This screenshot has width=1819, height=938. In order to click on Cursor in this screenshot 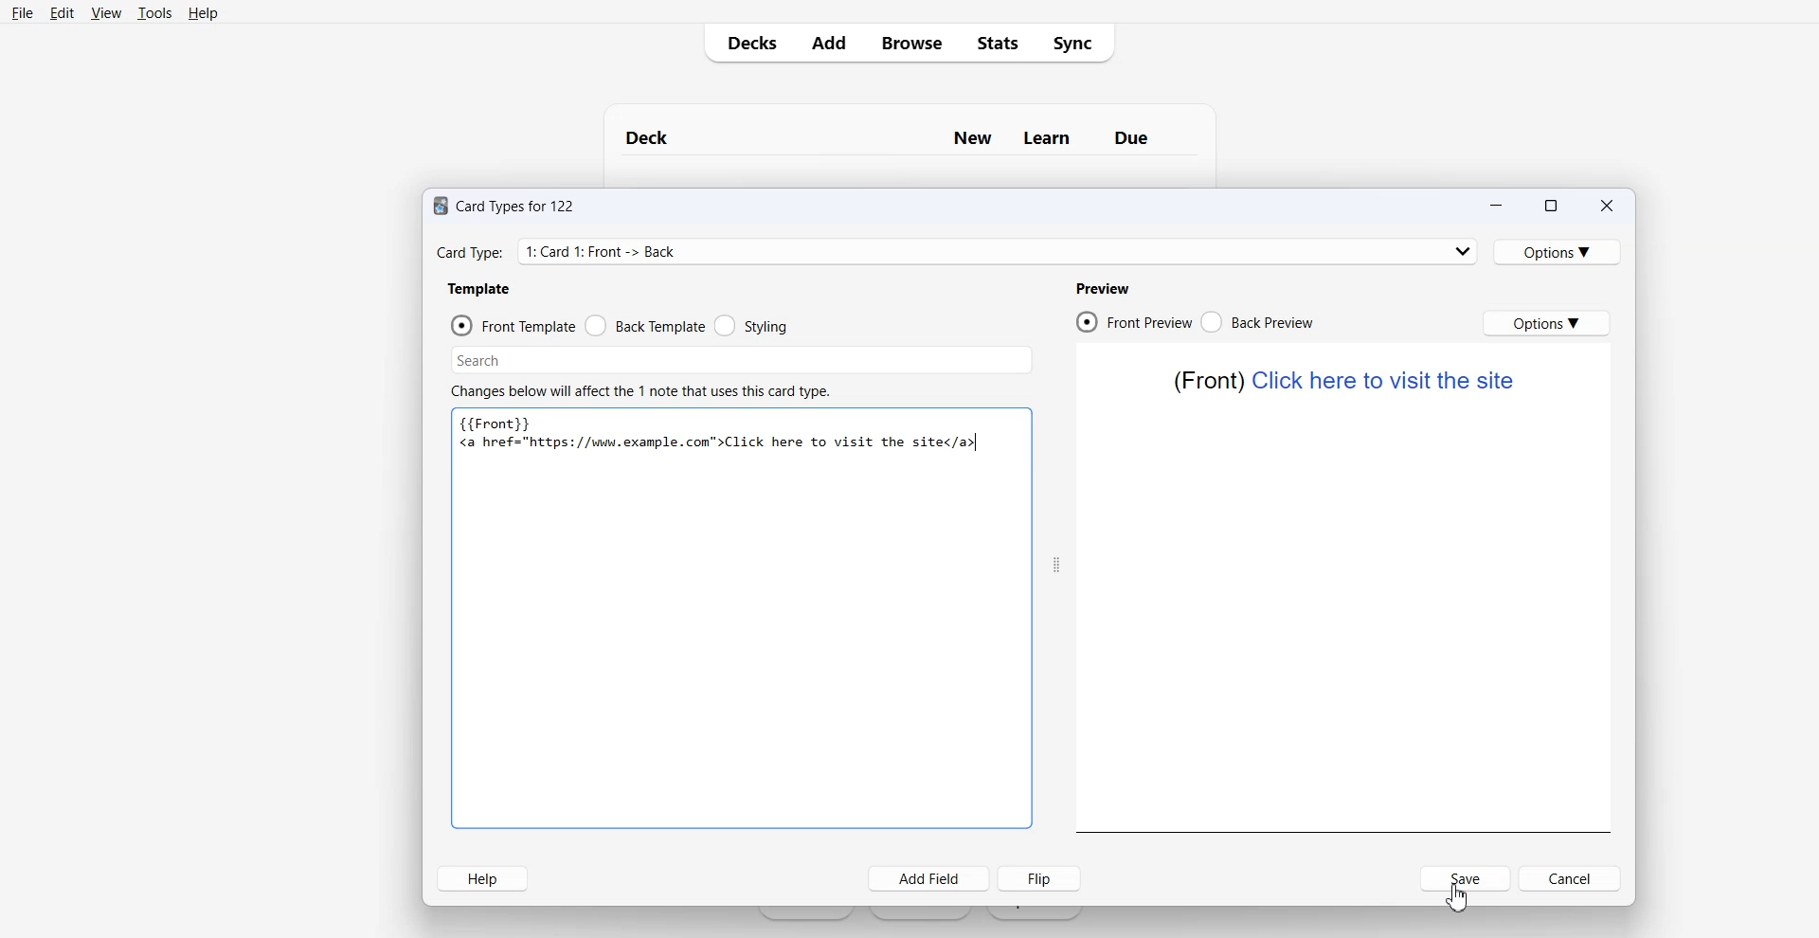, I will do `click(1459, 897)`.